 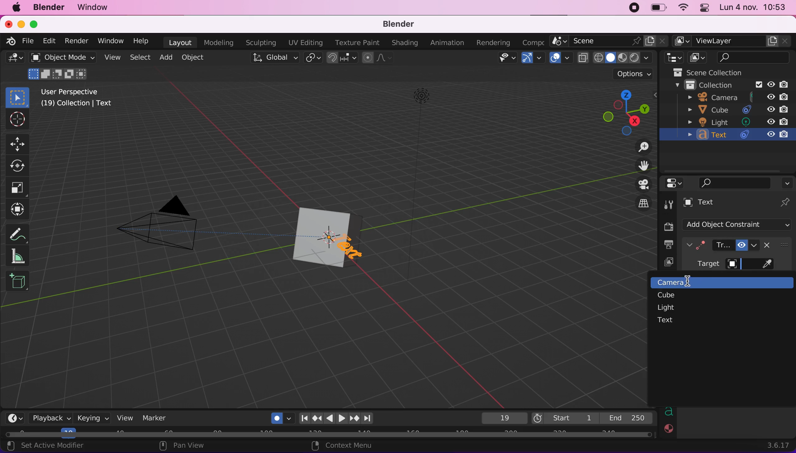 What do you see at coordinates (560, 58) in the screenshot?
I see `overlays` at bounding box center [560, 58].